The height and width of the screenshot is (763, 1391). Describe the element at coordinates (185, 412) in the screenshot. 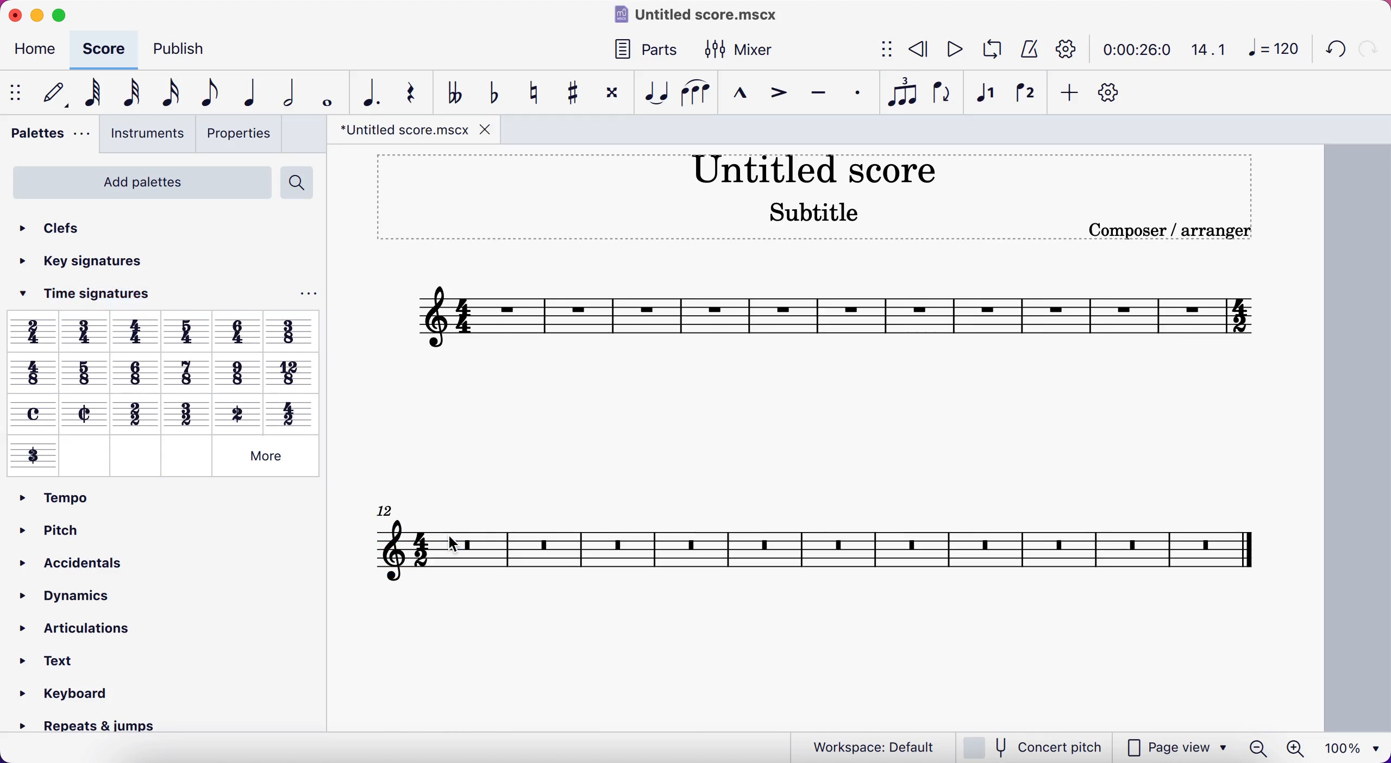

I see `` at that location.